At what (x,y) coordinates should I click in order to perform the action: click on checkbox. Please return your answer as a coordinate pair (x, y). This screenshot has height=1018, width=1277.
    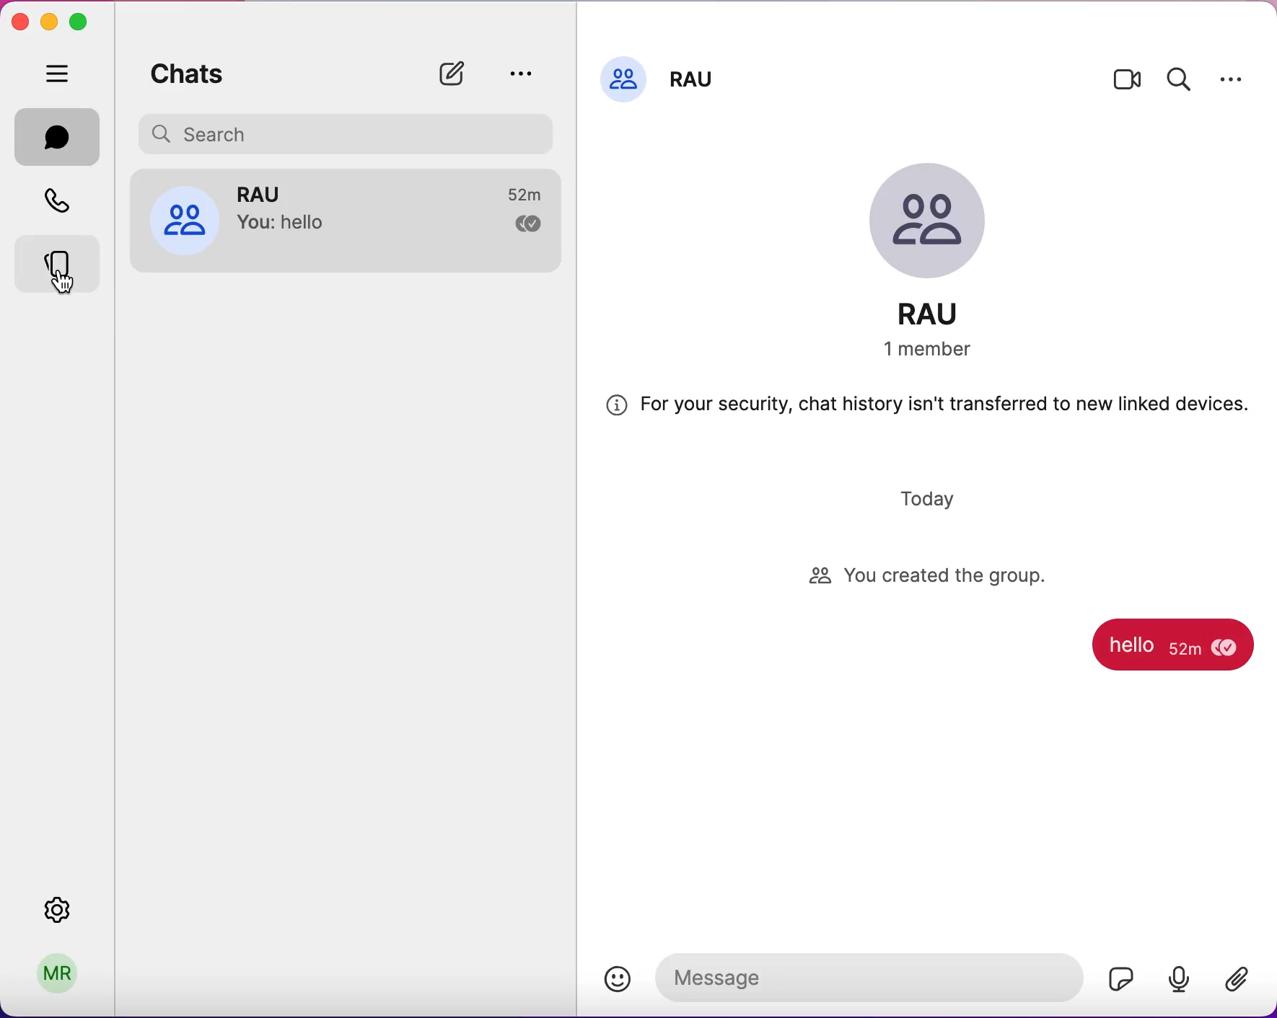
    Looking at the image, I should click on (521, 225).